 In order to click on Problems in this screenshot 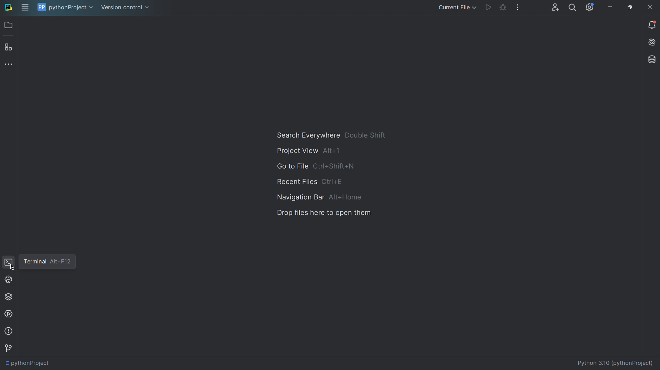, I will do `click(9, 331)`.